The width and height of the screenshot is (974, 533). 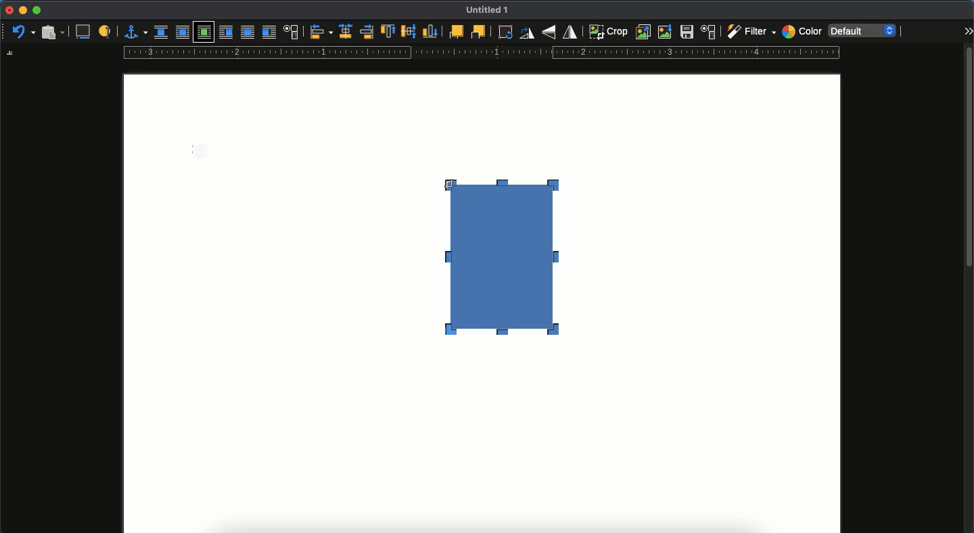 What do you see at coordinates (269, 34) in the screenshot?
I see `after` at bounding box center [269, 34].